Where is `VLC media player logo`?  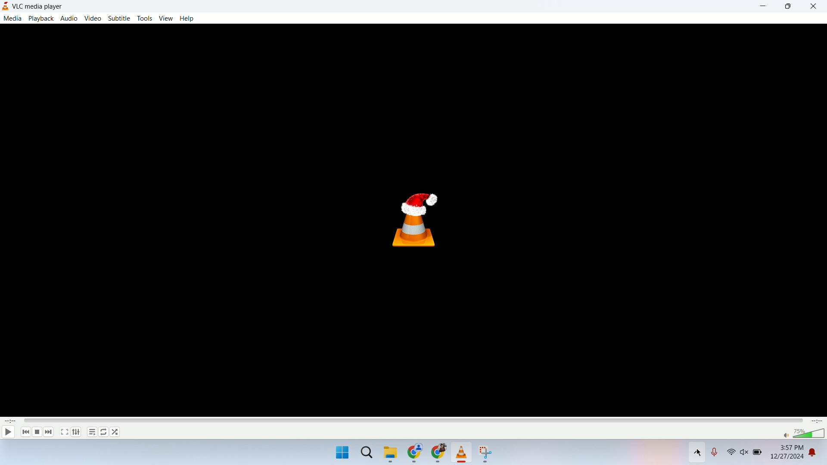 VLC media player logo is located at coordinates (418, 224).